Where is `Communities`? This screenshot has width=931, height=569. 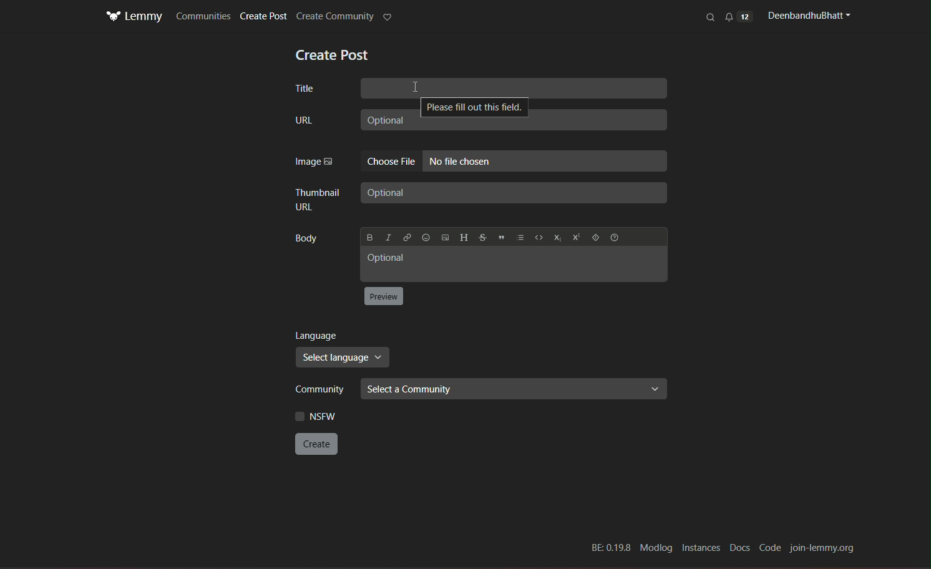
Communities is located at coordinates (203, 16).